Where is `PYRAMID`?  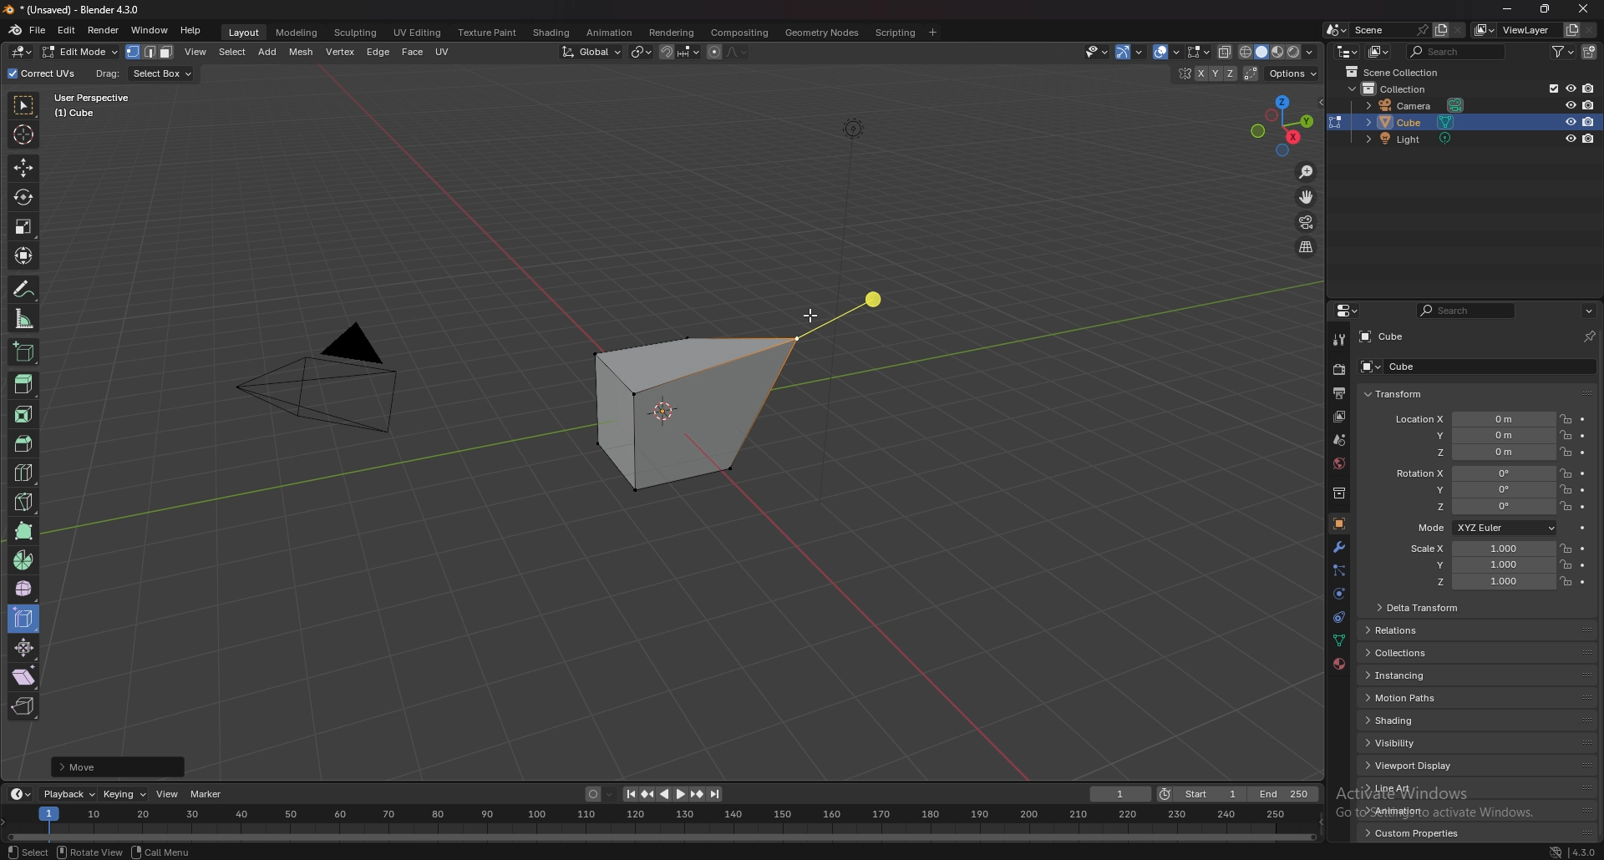 PYRAMID is located at coordinates (332, 381).